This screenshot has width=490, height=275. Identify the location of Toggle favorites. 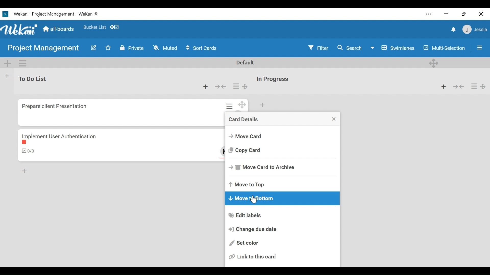
(108, 47).